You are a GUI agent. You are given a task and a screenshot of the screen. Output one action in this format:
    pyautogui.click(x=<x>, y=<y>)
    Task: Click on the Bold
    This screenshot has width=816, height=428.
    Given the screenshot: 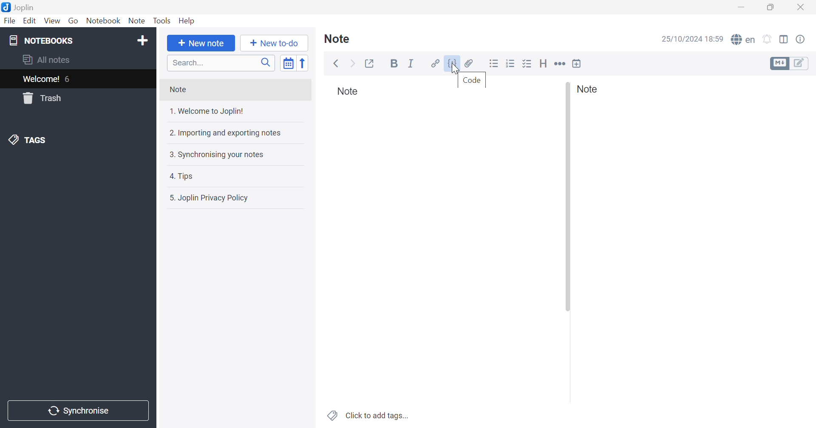 What is the action you would take?
    pyautogui.click(x=394, y=63)
    